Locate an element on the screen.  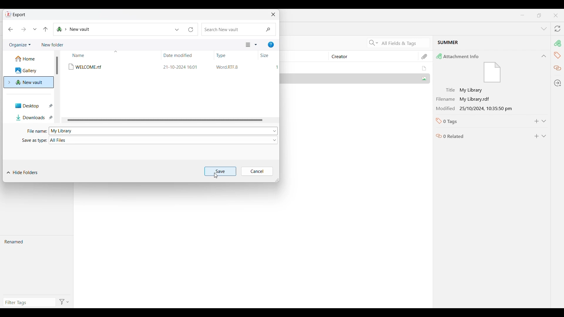
My Library is located at coordinates (356, 68).